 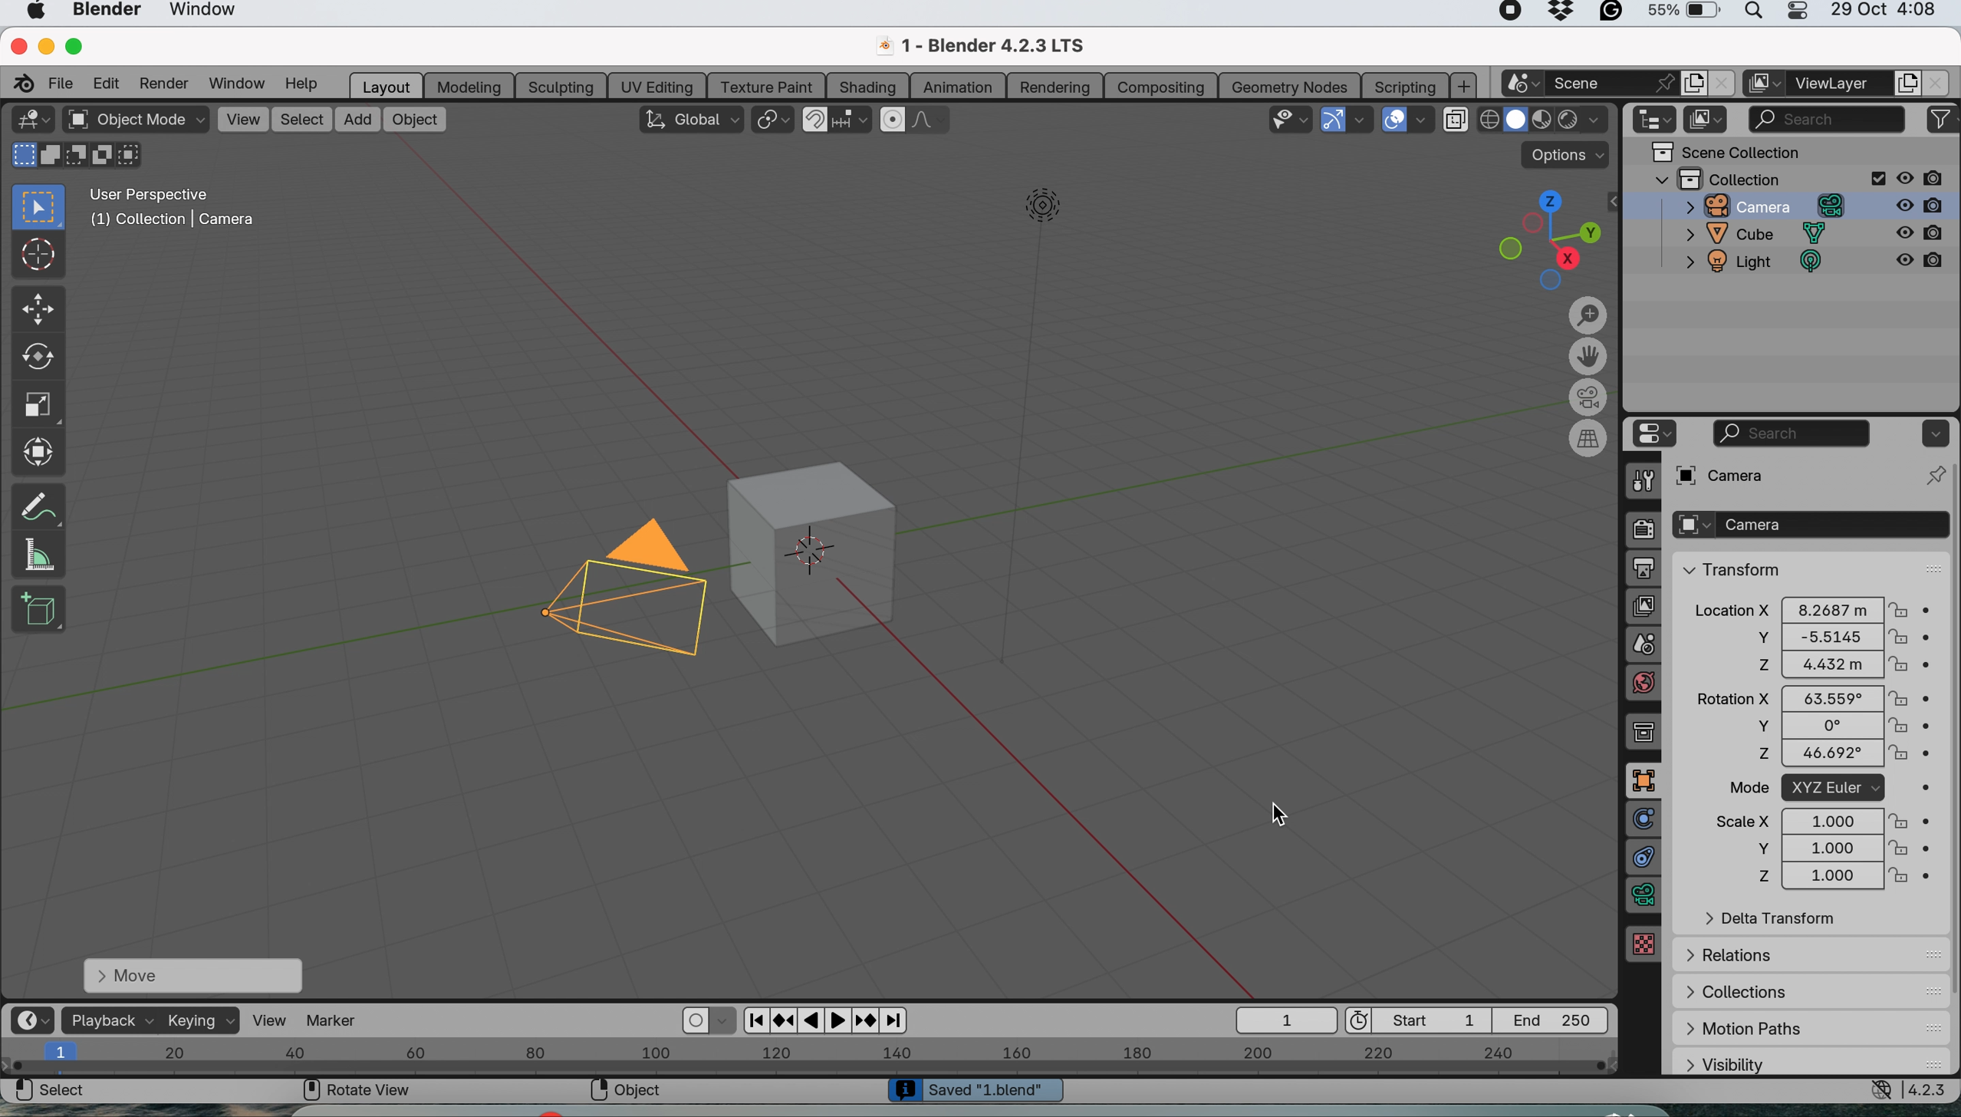 I want to click on minimise, so click(x=42, y=45).